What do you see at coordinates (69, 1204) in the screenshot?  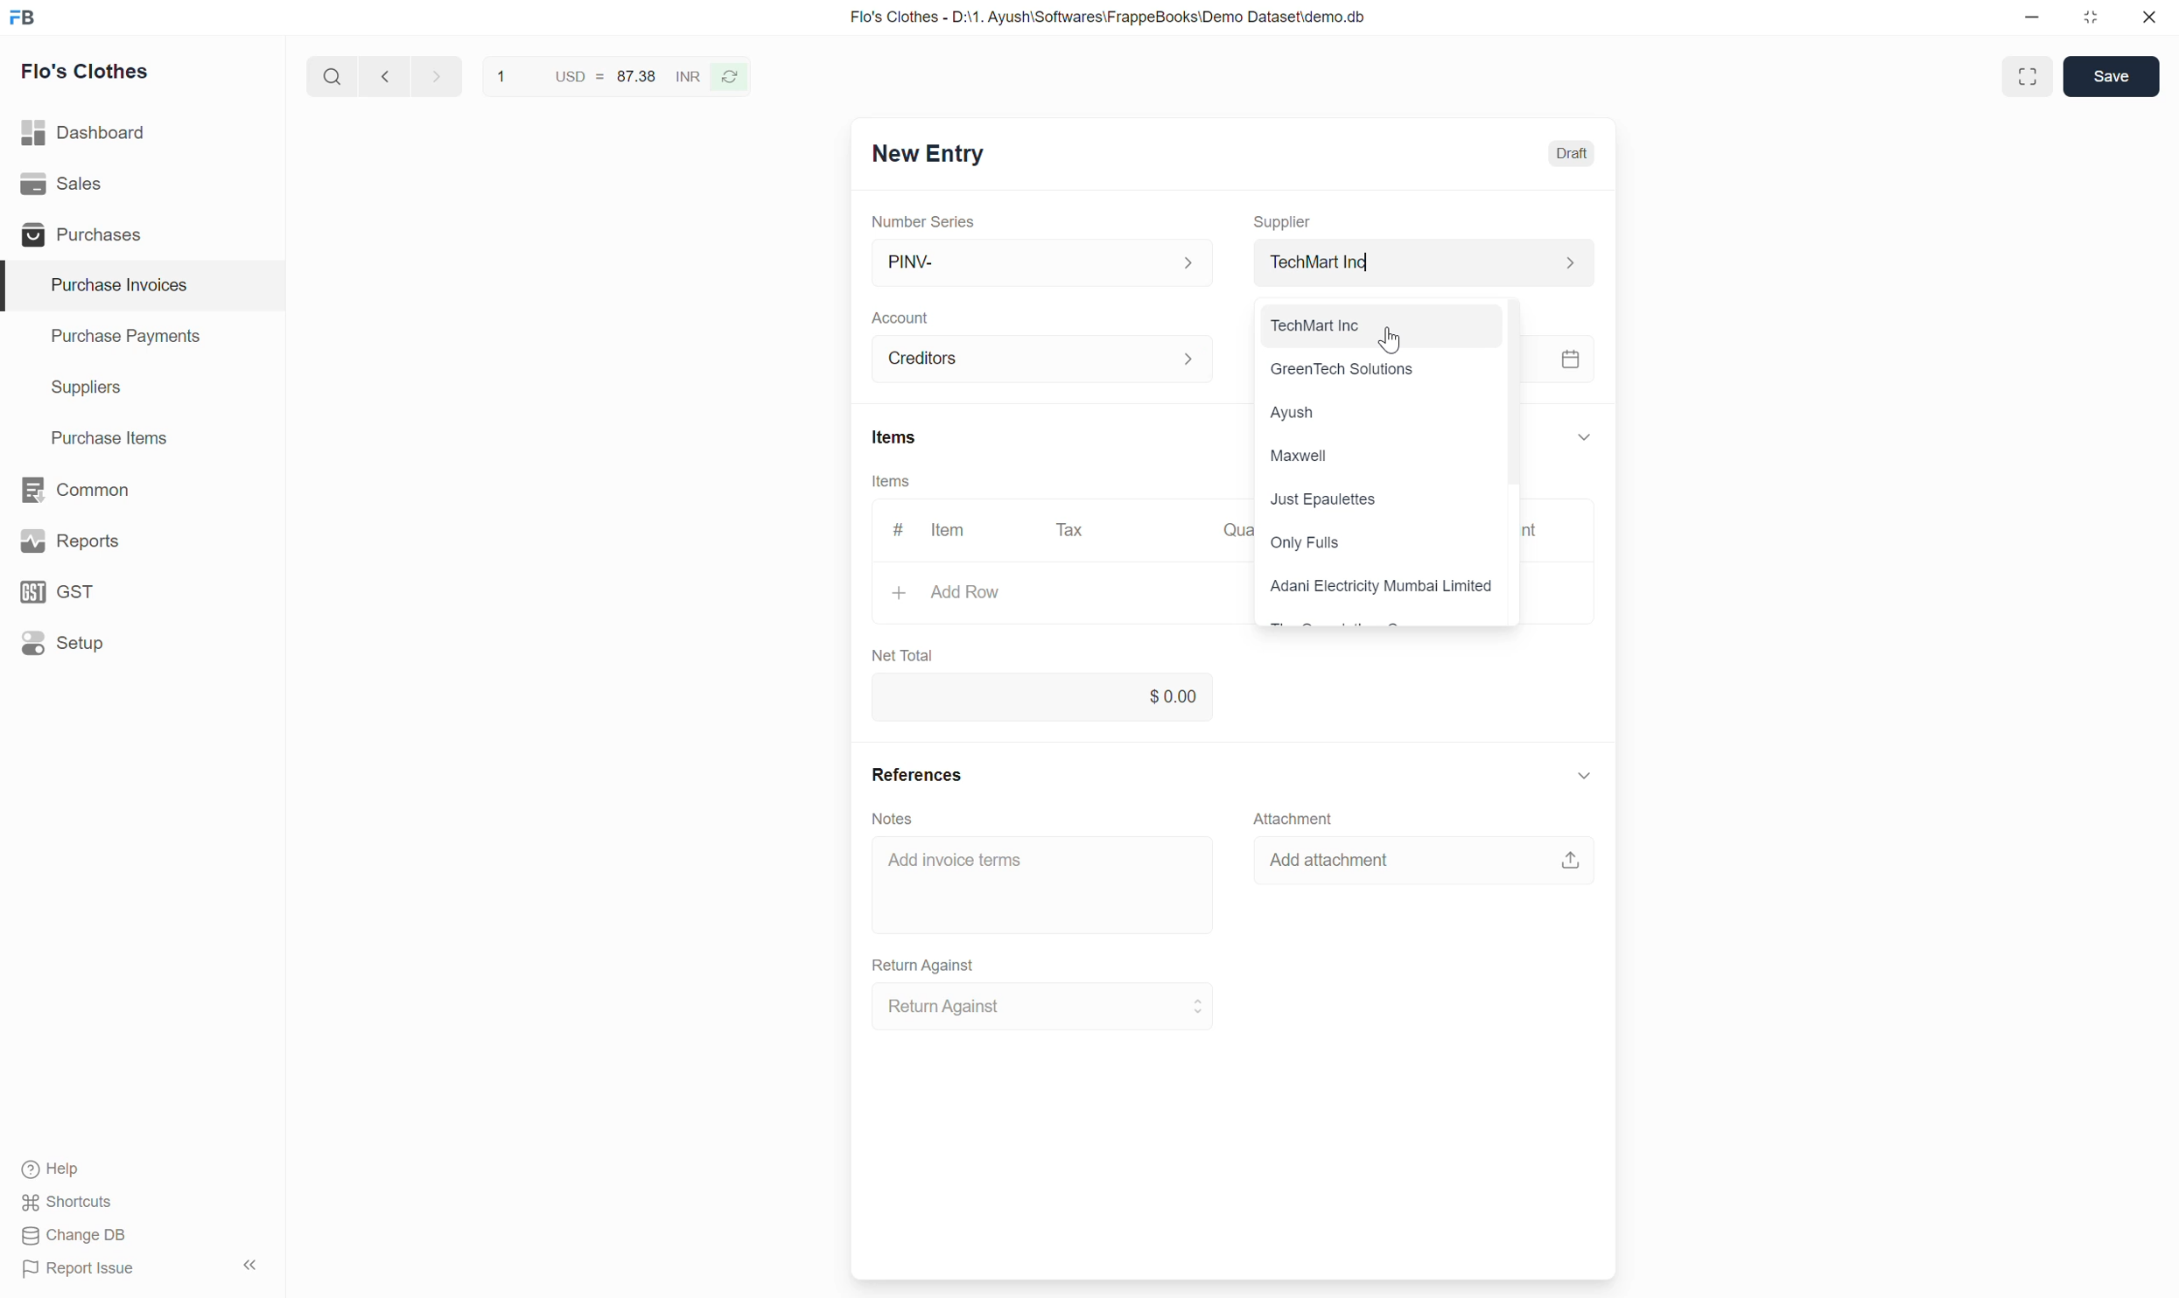 I see `Shortcuts` at bounding box center [69, 1204].